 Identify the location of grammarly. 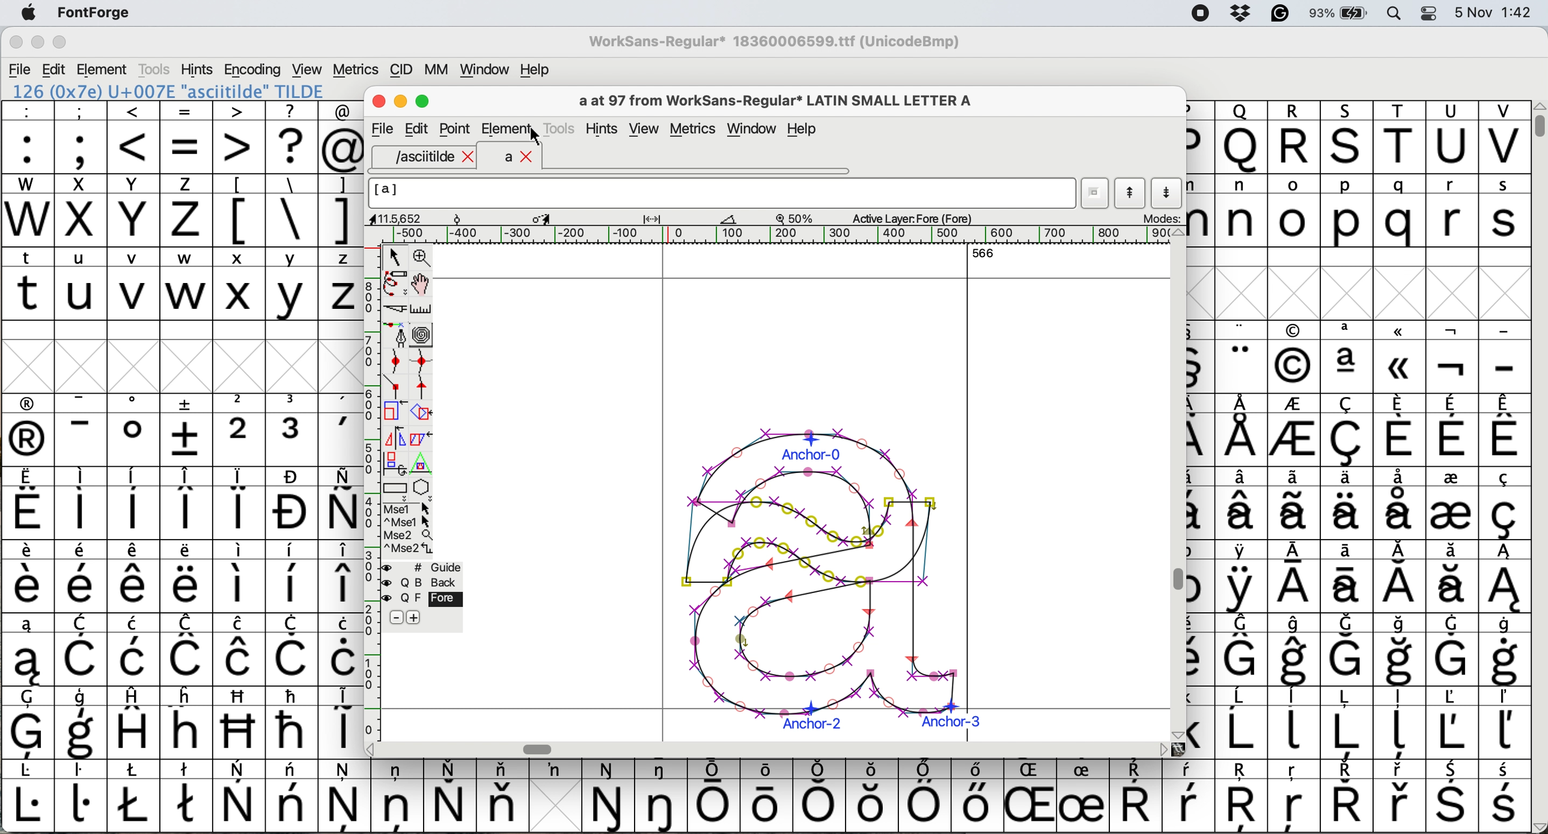
(1279, 16).